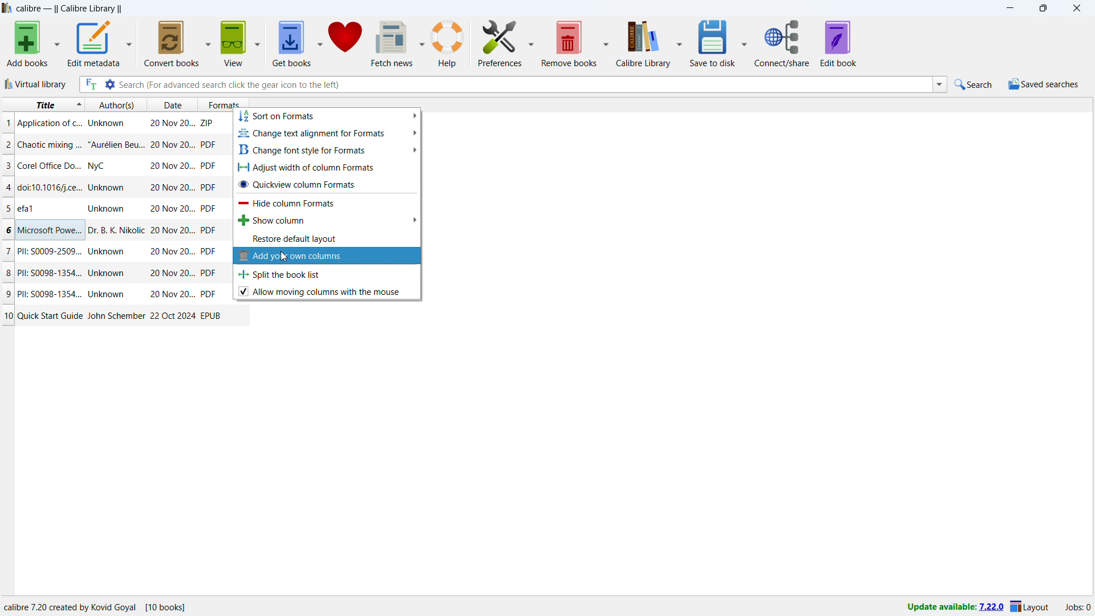 The width and height of the screenshot is (1095, 616). What do you see at coordinates (7, 187) in the screenshot?
I see `4` at bounding box center [7, 187].